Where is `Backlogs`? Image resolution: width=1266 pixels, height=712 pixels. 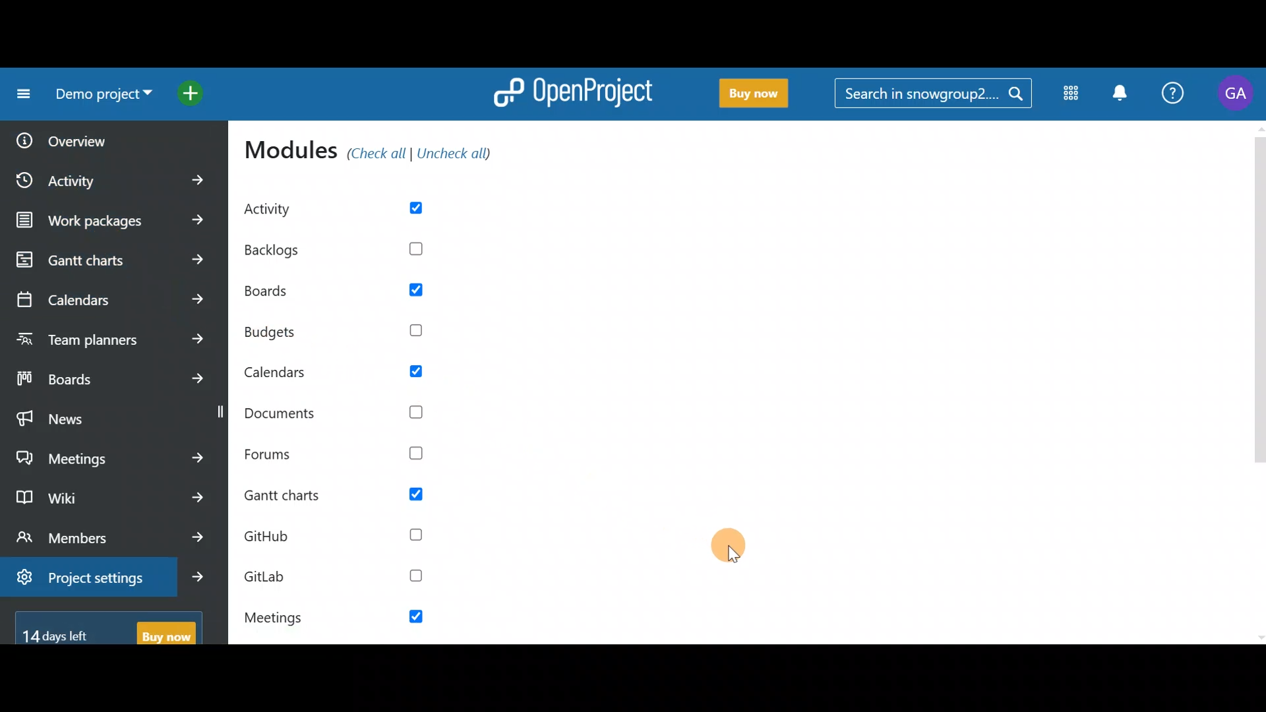
Backlogs is located at coordinates (349, 245).